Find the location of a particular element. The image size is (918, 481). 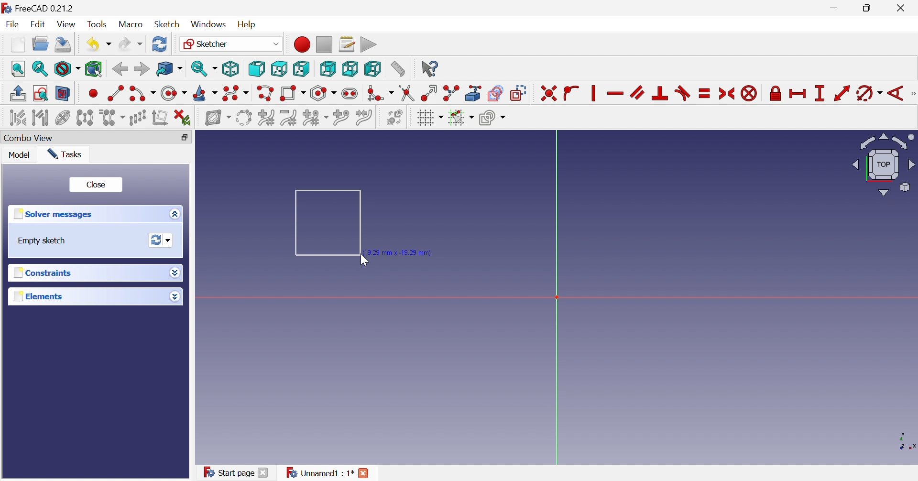

Rear is located at coordinates (327, 69).